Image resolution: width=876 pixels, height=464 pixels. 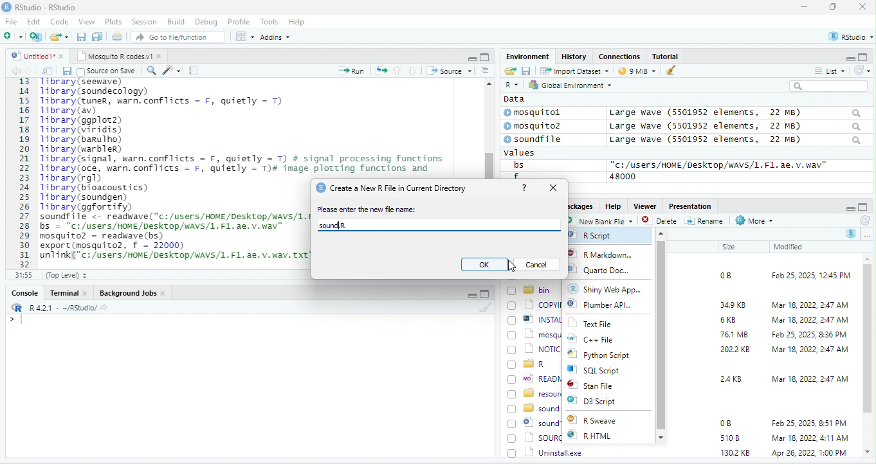 I want to click on open, so click(x=48, y=71).